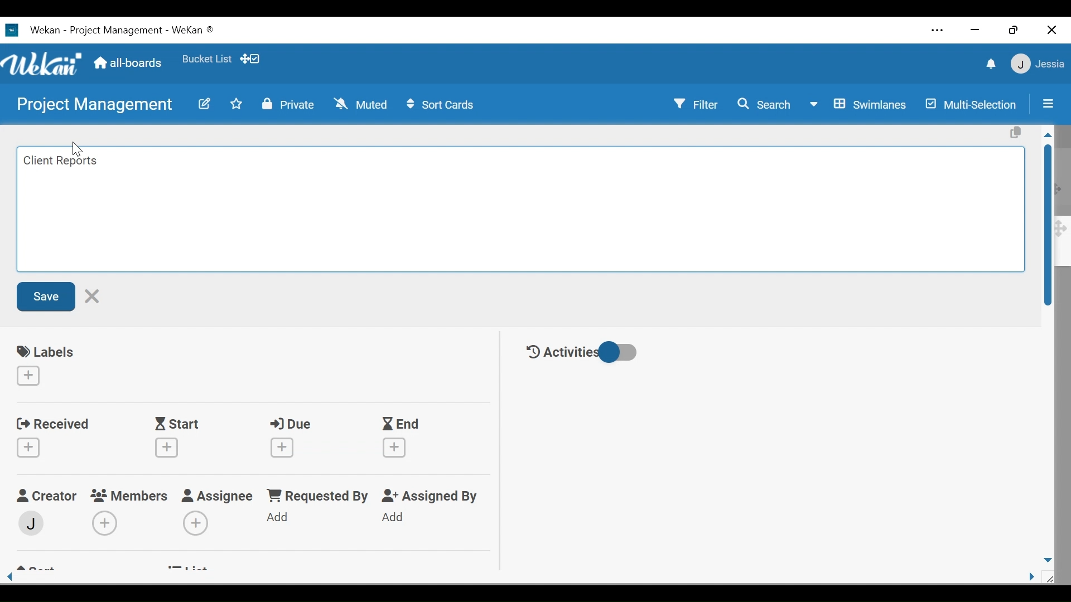 The height and width of the screenshot is (602, 1071). Describe the element at coordinates (431, 497) in the screenshot. I see `Assigned By` at that location.